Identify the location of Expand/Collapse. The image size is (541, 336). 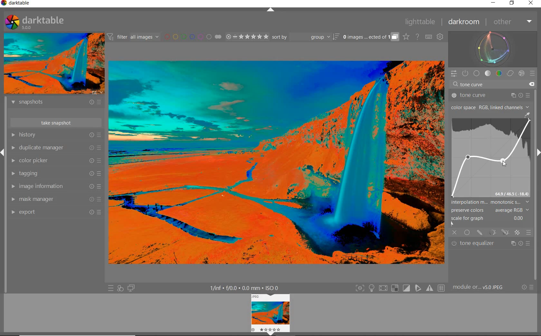
(538, 152).